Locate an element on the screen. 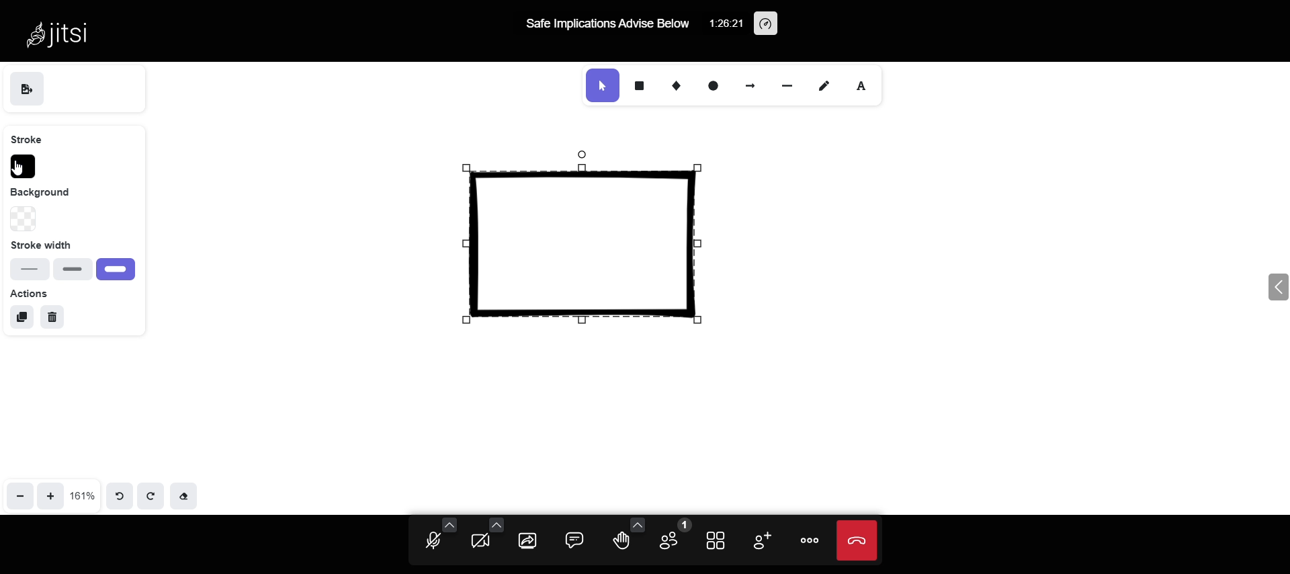 The image size is (1290, 574). share screen is located at coordinates (524, 541).